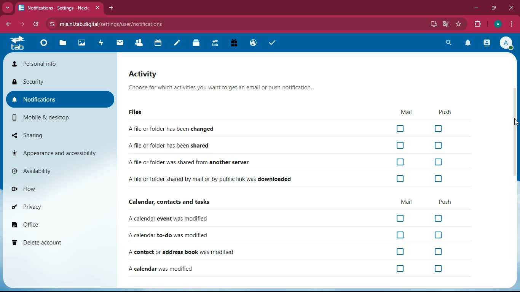 This screenshot has width=520, height=292. What do you see at coordinates (288, 163) in the screenshot?
I see `A file or folder was shared from another server` at bounding box center [288, 163].